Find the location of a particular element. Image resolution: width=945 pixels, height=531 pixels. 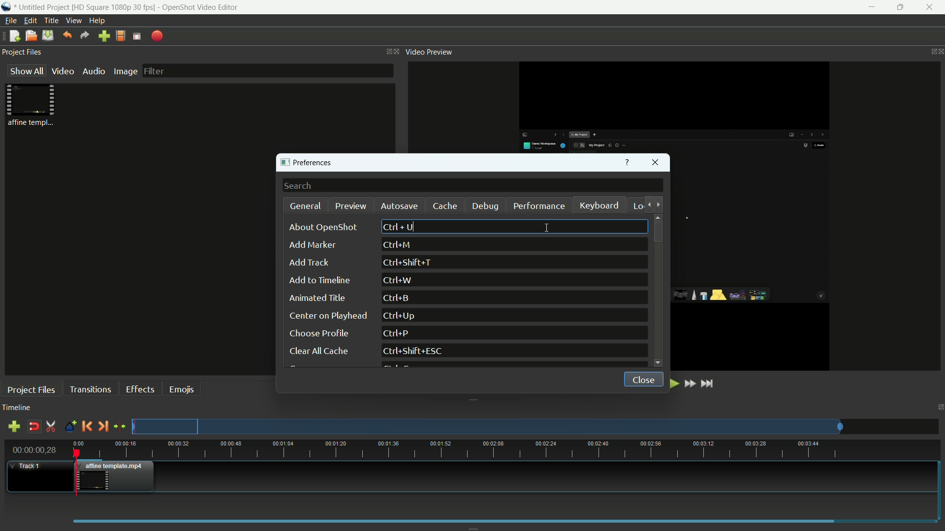

Ctrl+U is located at coordinates (399, 226).